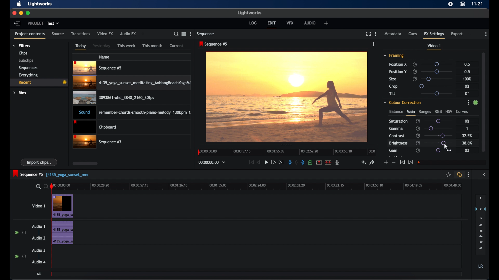 The width and height of the screenshot is (499, 280). Describe the element at coordinates (17, 23) in the screenshot. I see `back` at that location.